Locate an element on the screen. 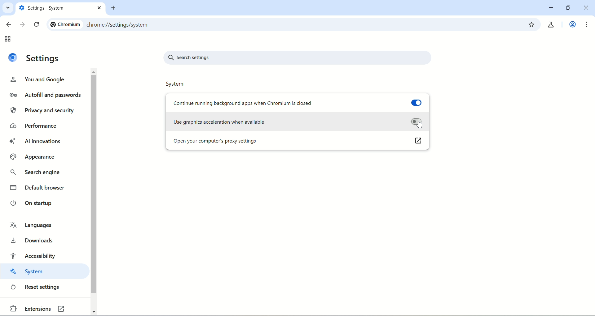  system is located at coordinates (175, 85).